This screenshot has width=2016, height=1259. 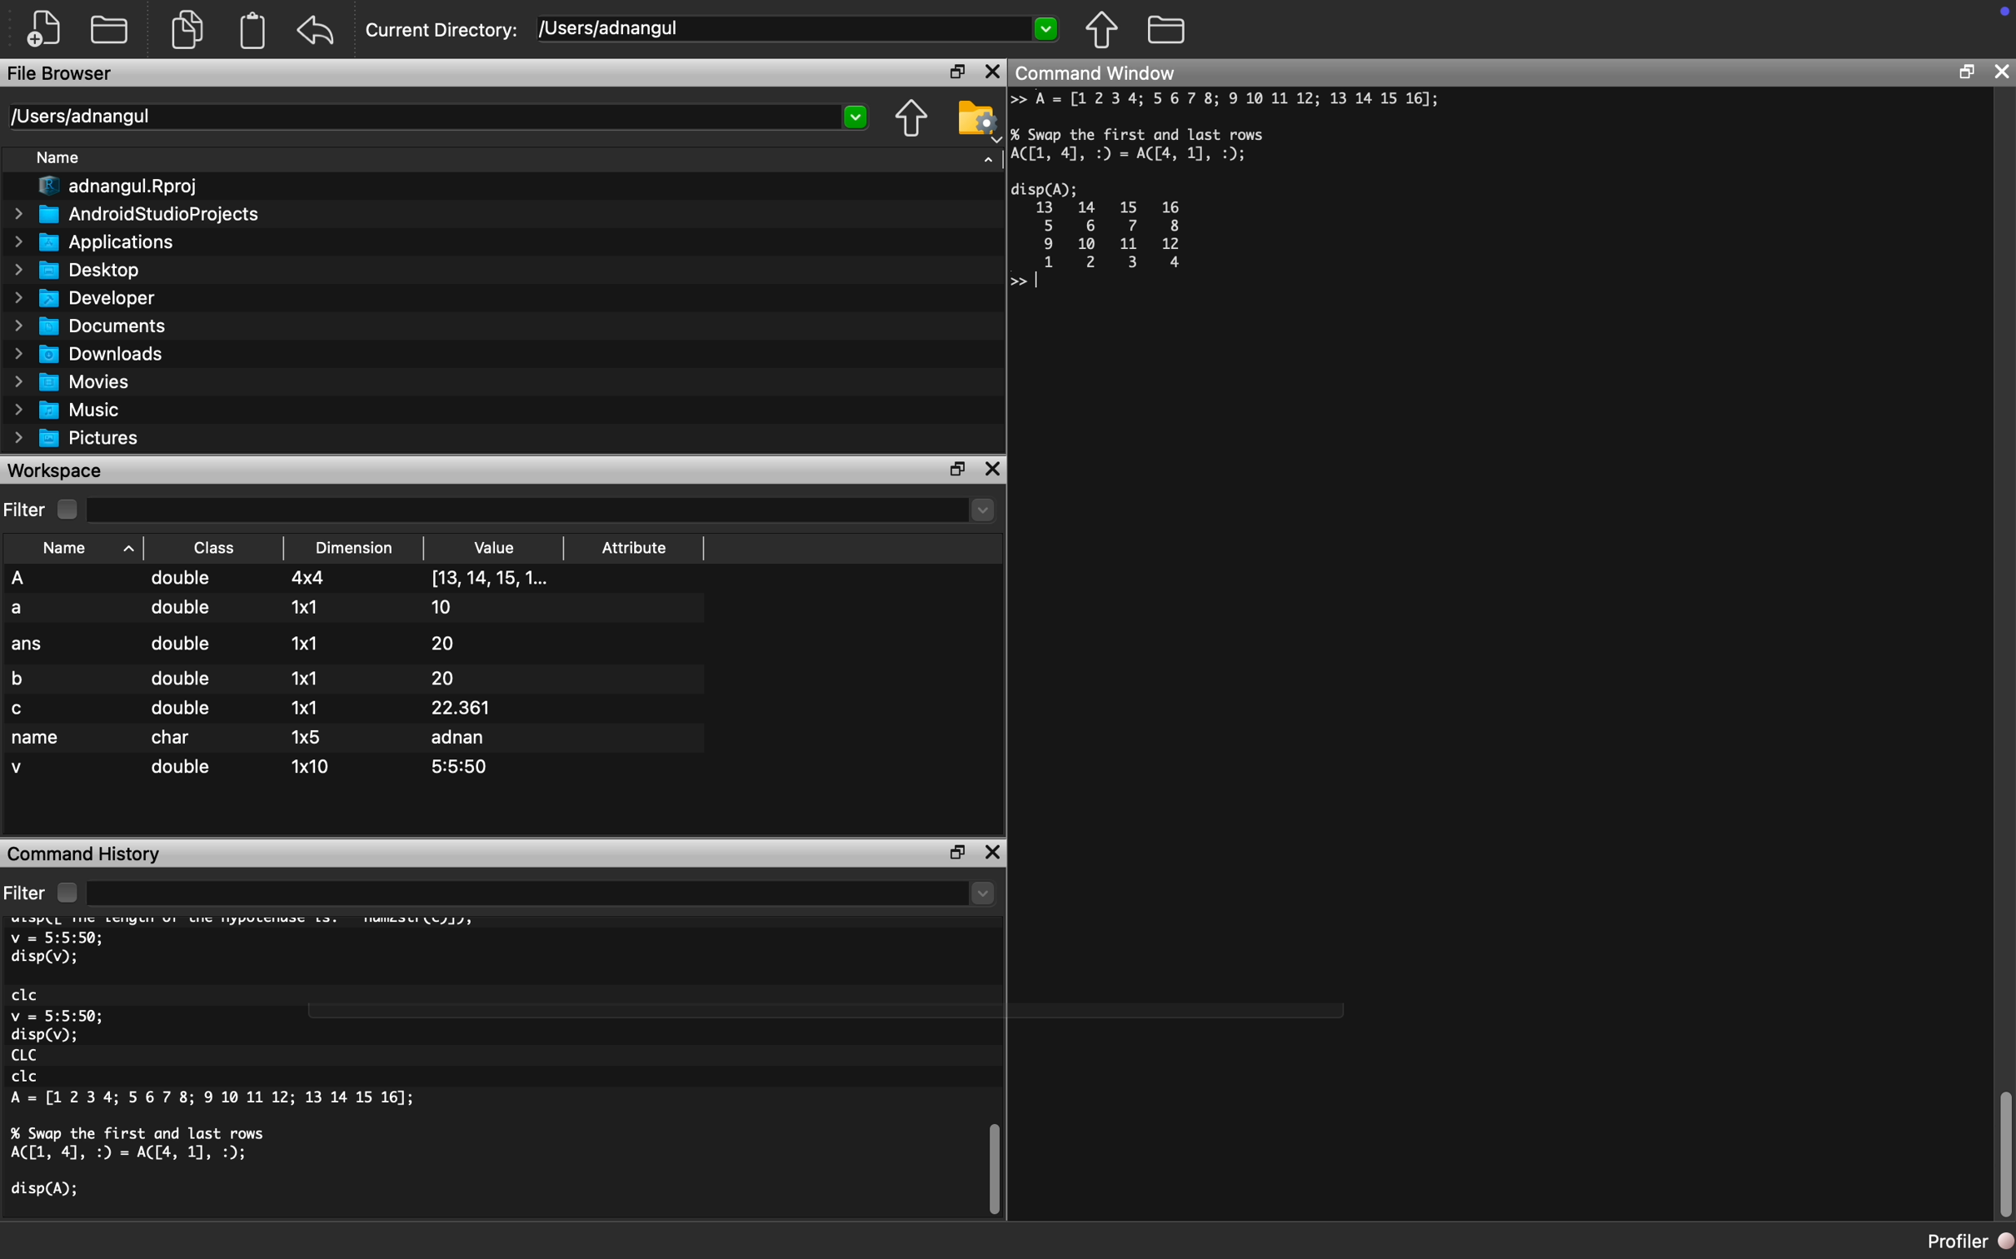 I want to click on > [@ Downloads, so click(x=90, y=355).